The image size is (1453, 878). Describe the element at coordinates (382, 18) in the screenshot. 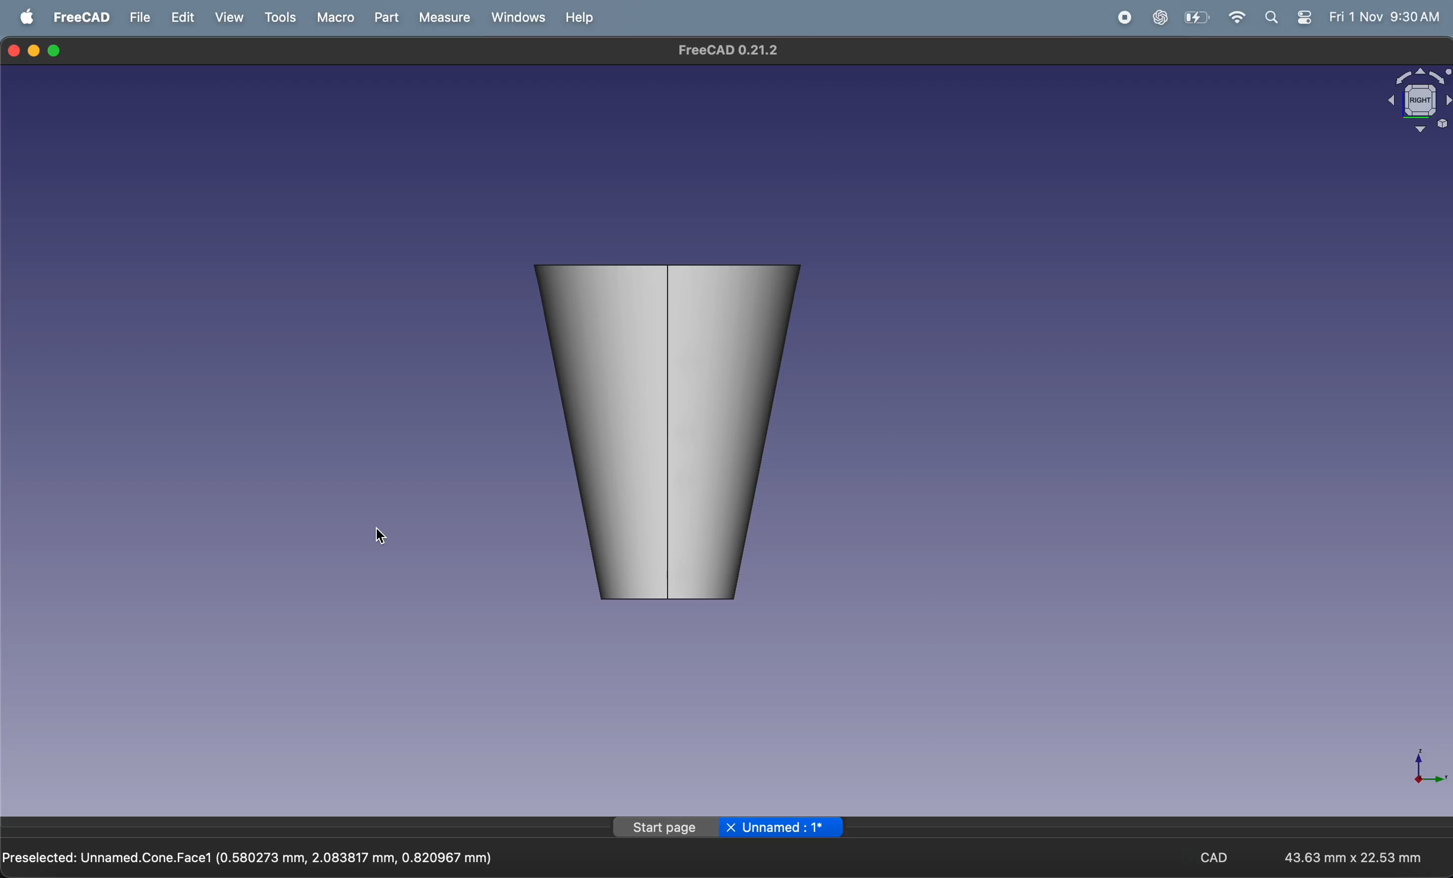

I see `part` at that location.